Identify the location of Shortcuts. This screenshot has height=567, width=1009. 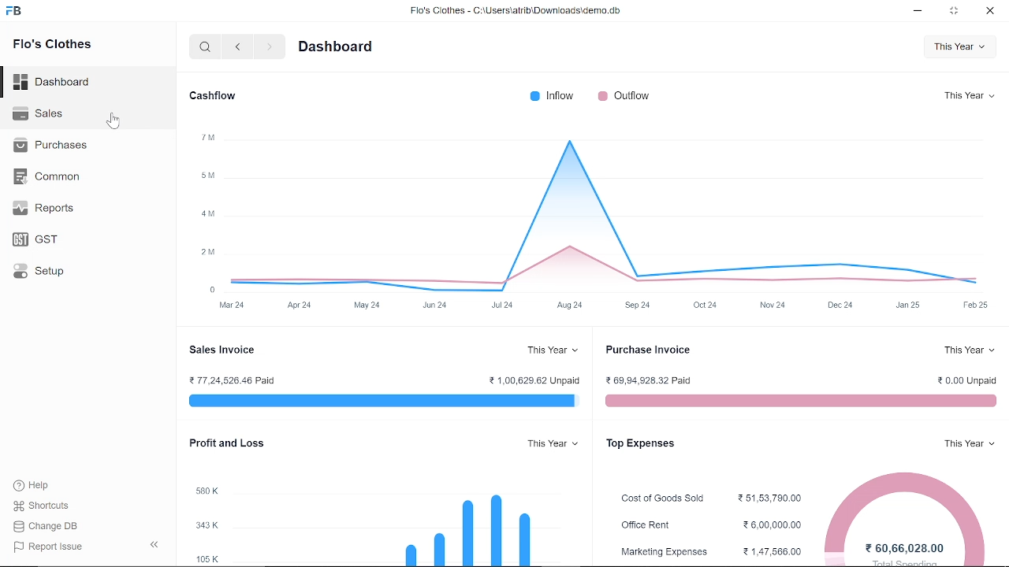
(43, 506).